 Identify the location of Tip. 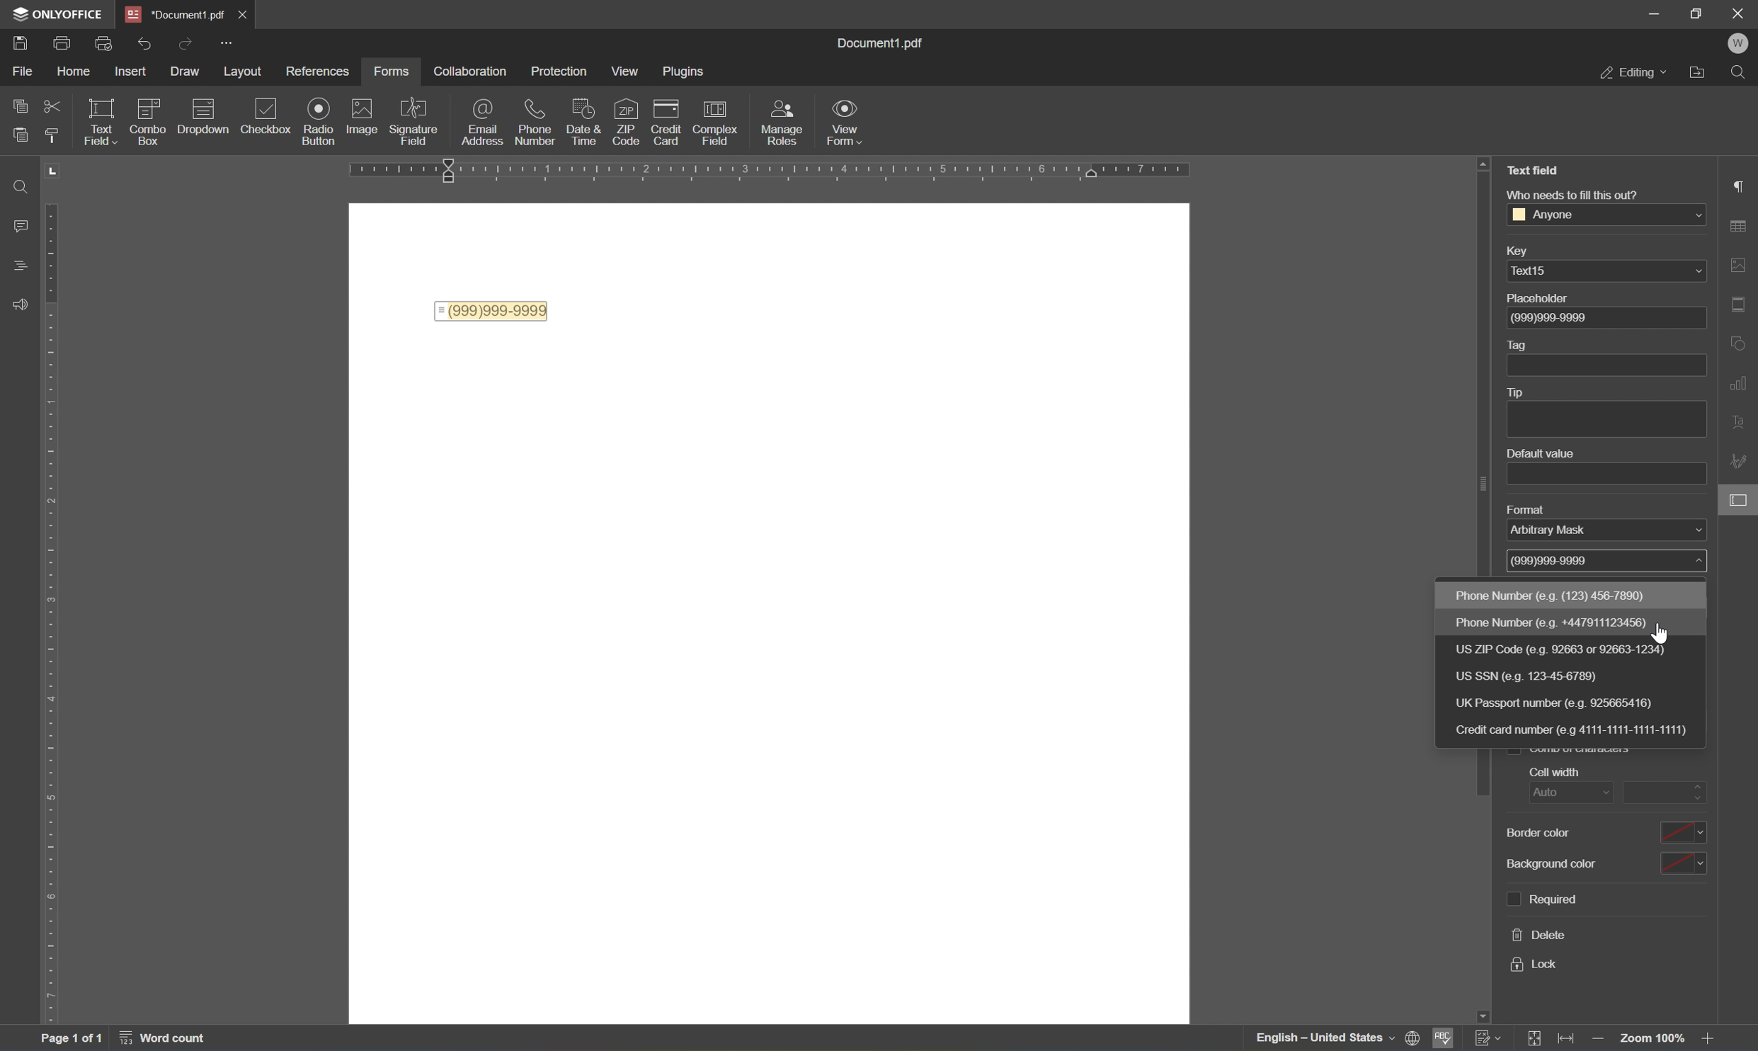
(1517, 392).